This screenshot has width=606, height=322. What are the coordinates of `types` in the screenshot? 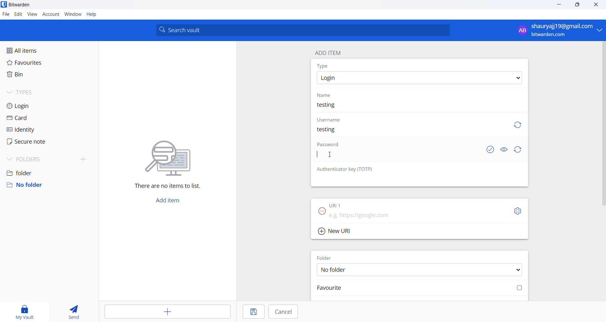 It's located at (35, 92).